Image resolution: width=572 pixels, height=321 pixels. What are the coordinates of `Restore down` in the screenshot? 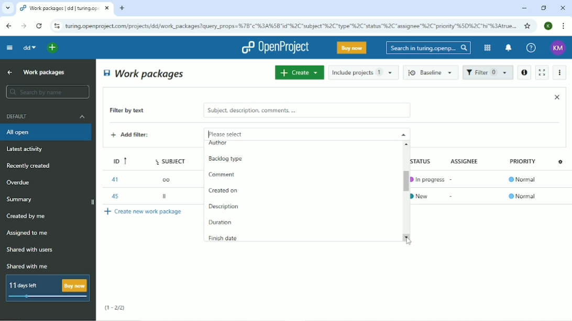 It's located at (543, 8).